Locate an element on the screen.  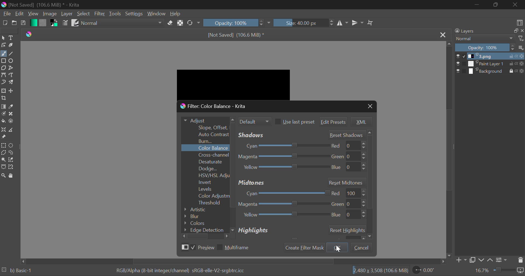
Dynamic Brush is located at coordinates (4, 83).